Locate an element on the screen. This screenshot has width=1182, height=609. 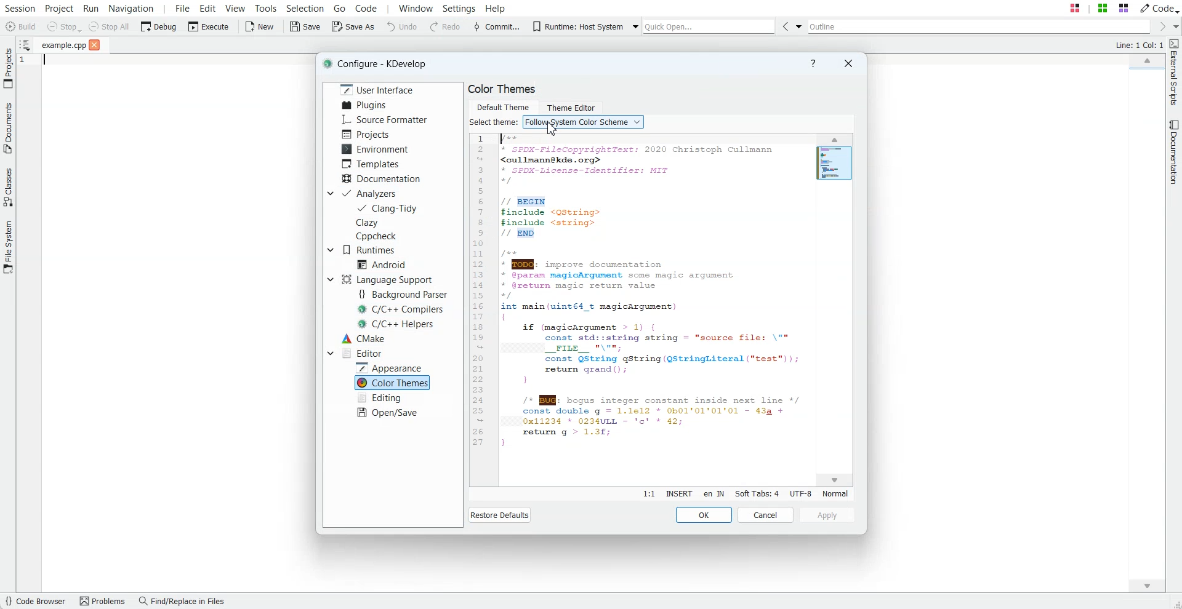
Problems is located at coordinates (104, 602).